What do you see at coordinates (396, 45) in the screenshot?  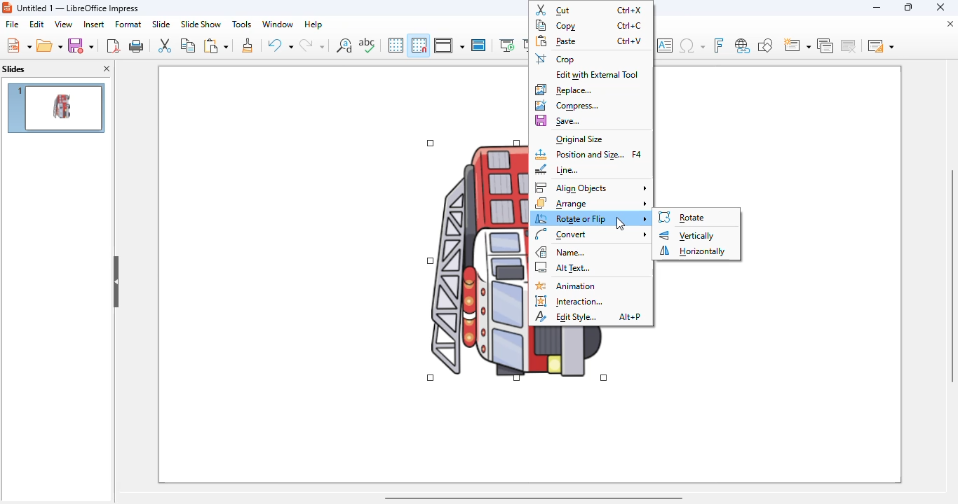 I see `display grid` at bounding box center [396, 45].